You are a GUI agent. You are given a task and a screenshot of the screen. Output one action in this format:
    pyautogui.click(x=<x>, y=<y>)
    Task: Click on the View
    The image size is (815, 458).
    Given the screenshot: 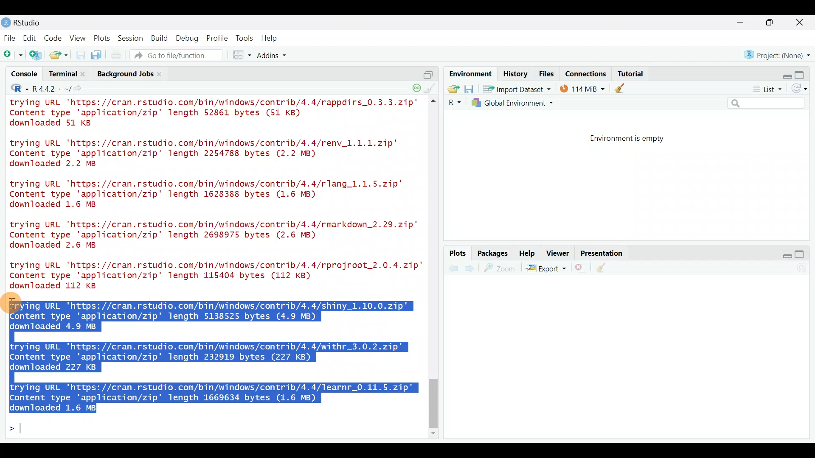 What is the action you would take?
    pyautogui.click(x=79, y=38)
    